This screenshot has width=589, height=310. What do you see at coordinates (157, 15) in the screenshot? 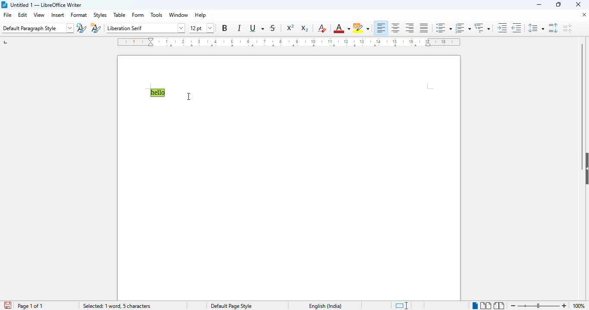
I see `tools` at bounding box center [157, 15].